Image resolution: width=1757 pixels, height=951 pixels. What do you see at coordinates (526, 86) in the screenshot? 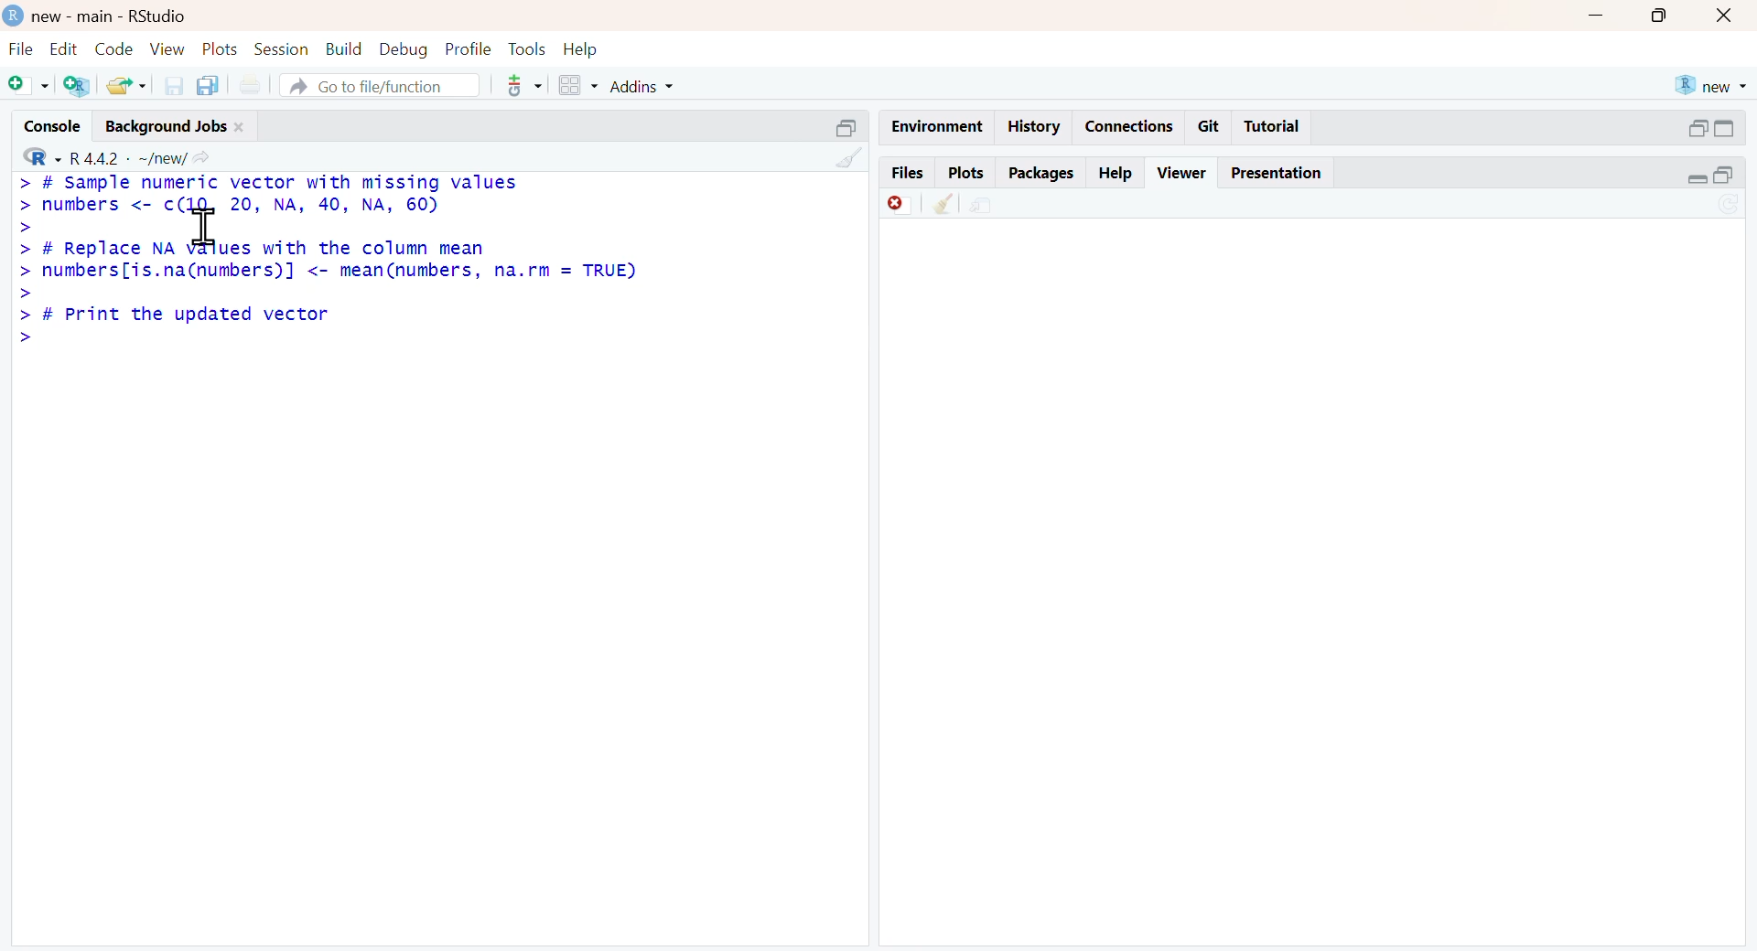
I see `tools` at bounding box center [526, 86].